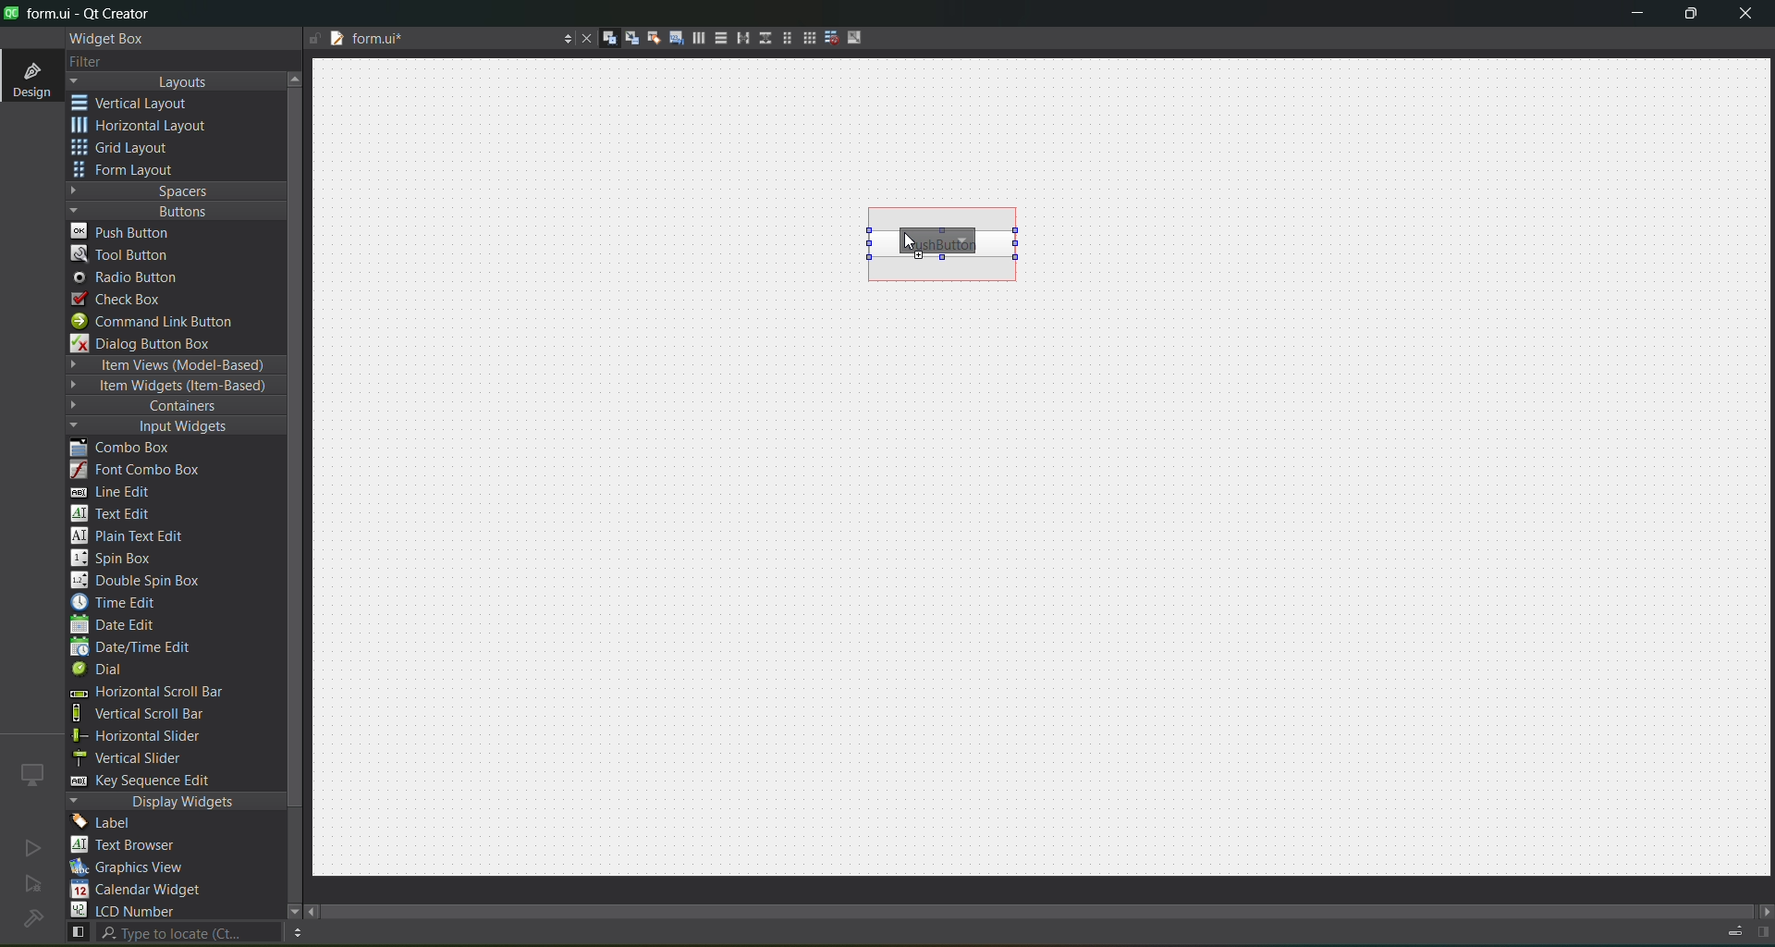  Describe the element at coordinates (738, 39) in the screenshot. I see `horizontal splitter` at that location.